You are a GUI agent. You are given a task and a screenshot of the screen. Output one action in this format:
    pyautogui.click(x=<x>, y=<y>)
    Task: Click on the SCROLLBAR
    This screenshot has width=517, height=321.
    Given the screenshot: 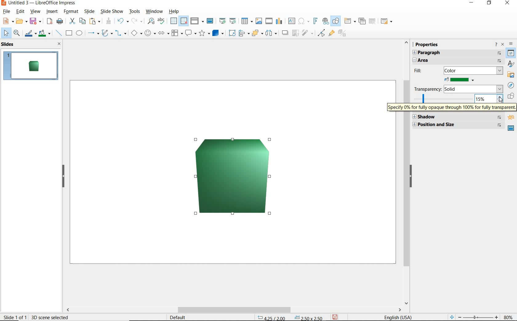 What is the action you would take?
    pyautogui.click(x=279, y=310)
    